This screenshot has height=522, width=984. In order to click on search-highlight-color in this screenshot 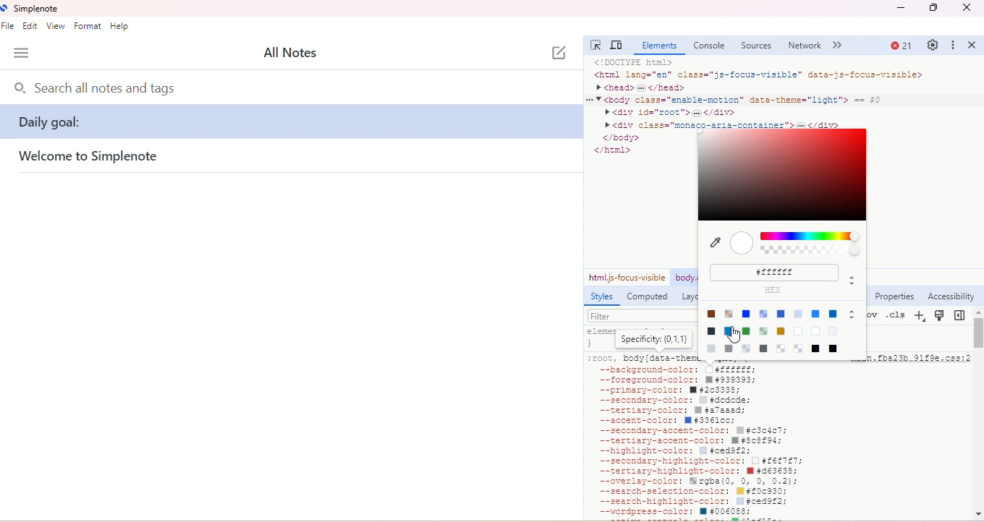, I will do `click(694, 502)`.